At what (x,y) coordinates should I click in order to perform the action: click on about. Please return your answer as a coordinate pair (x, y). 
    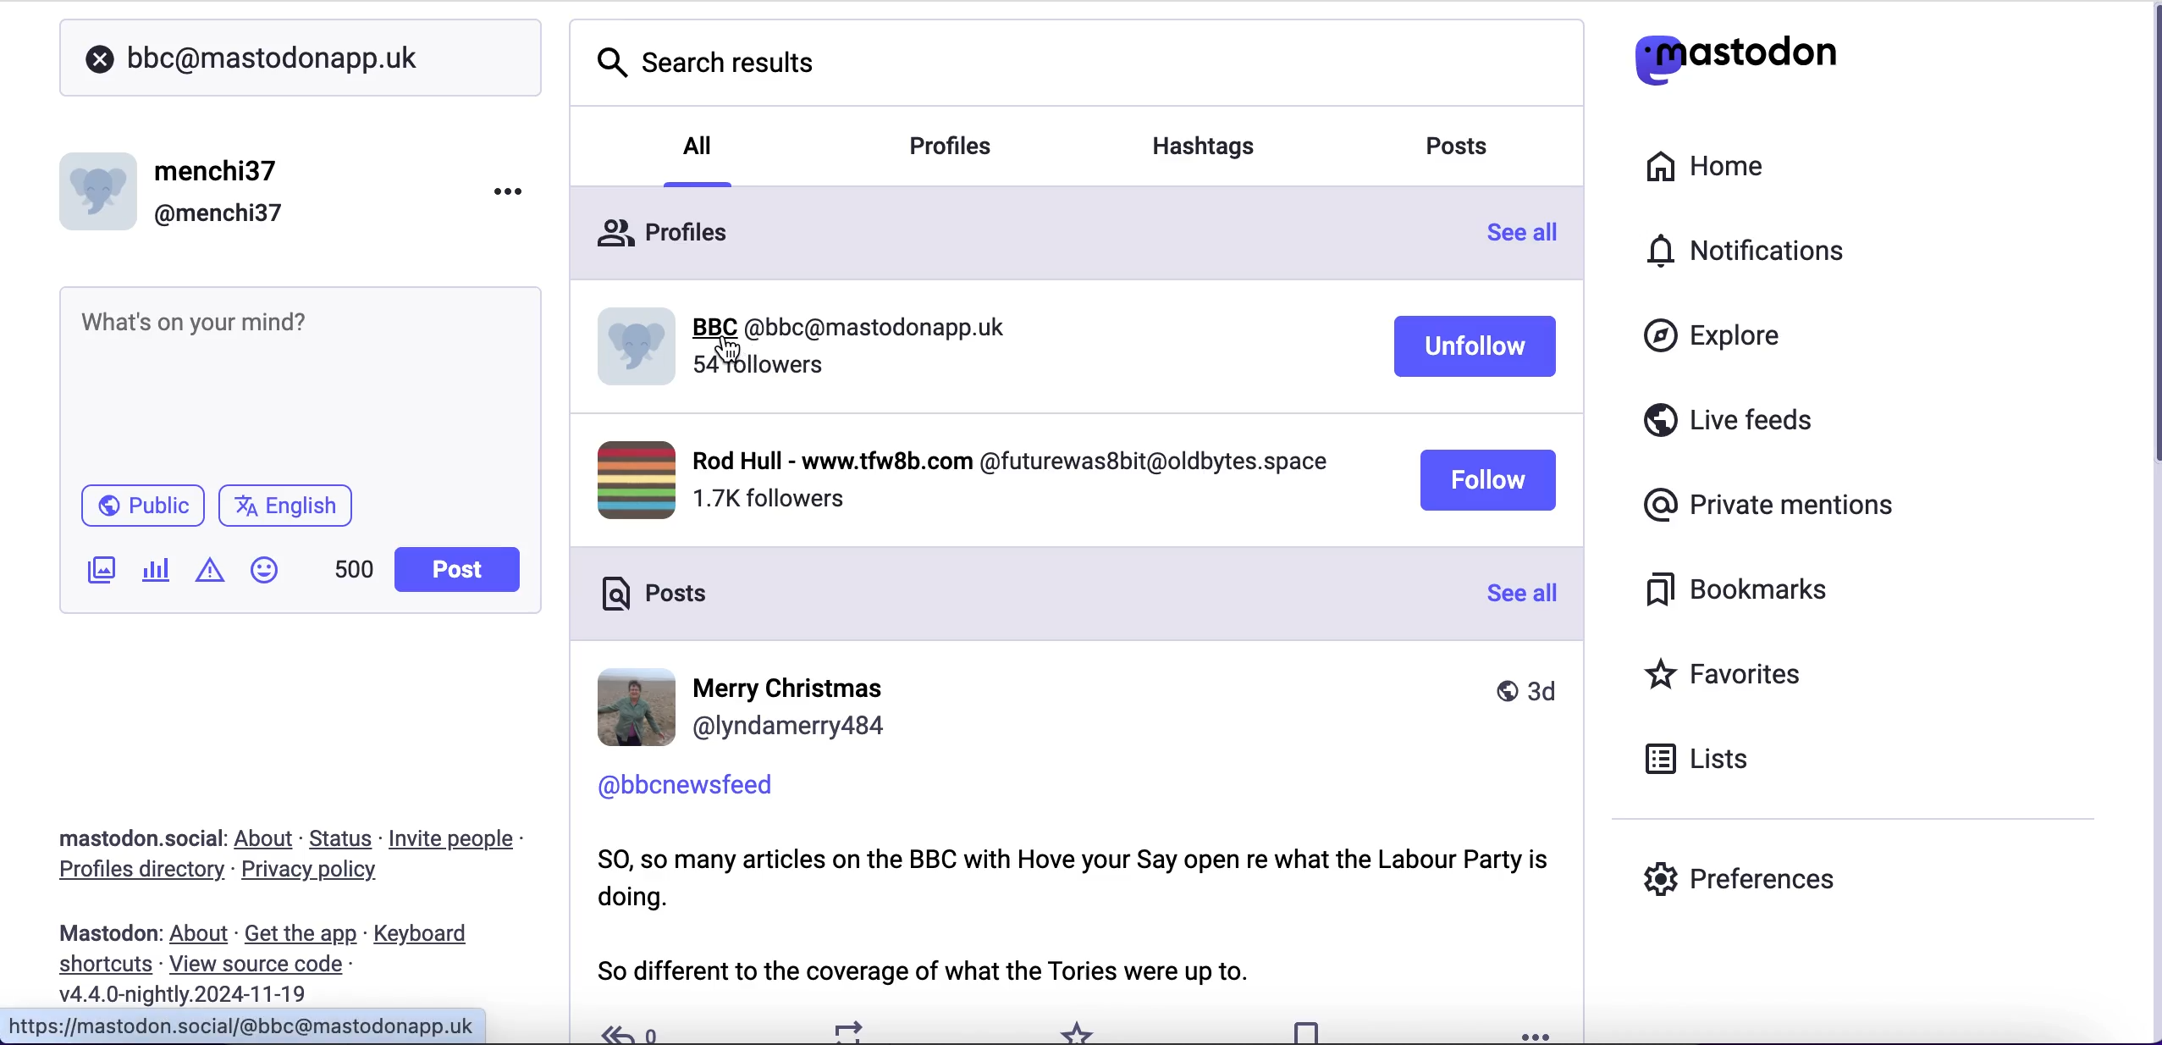
    Looking at the image, I should click on (267, 838).